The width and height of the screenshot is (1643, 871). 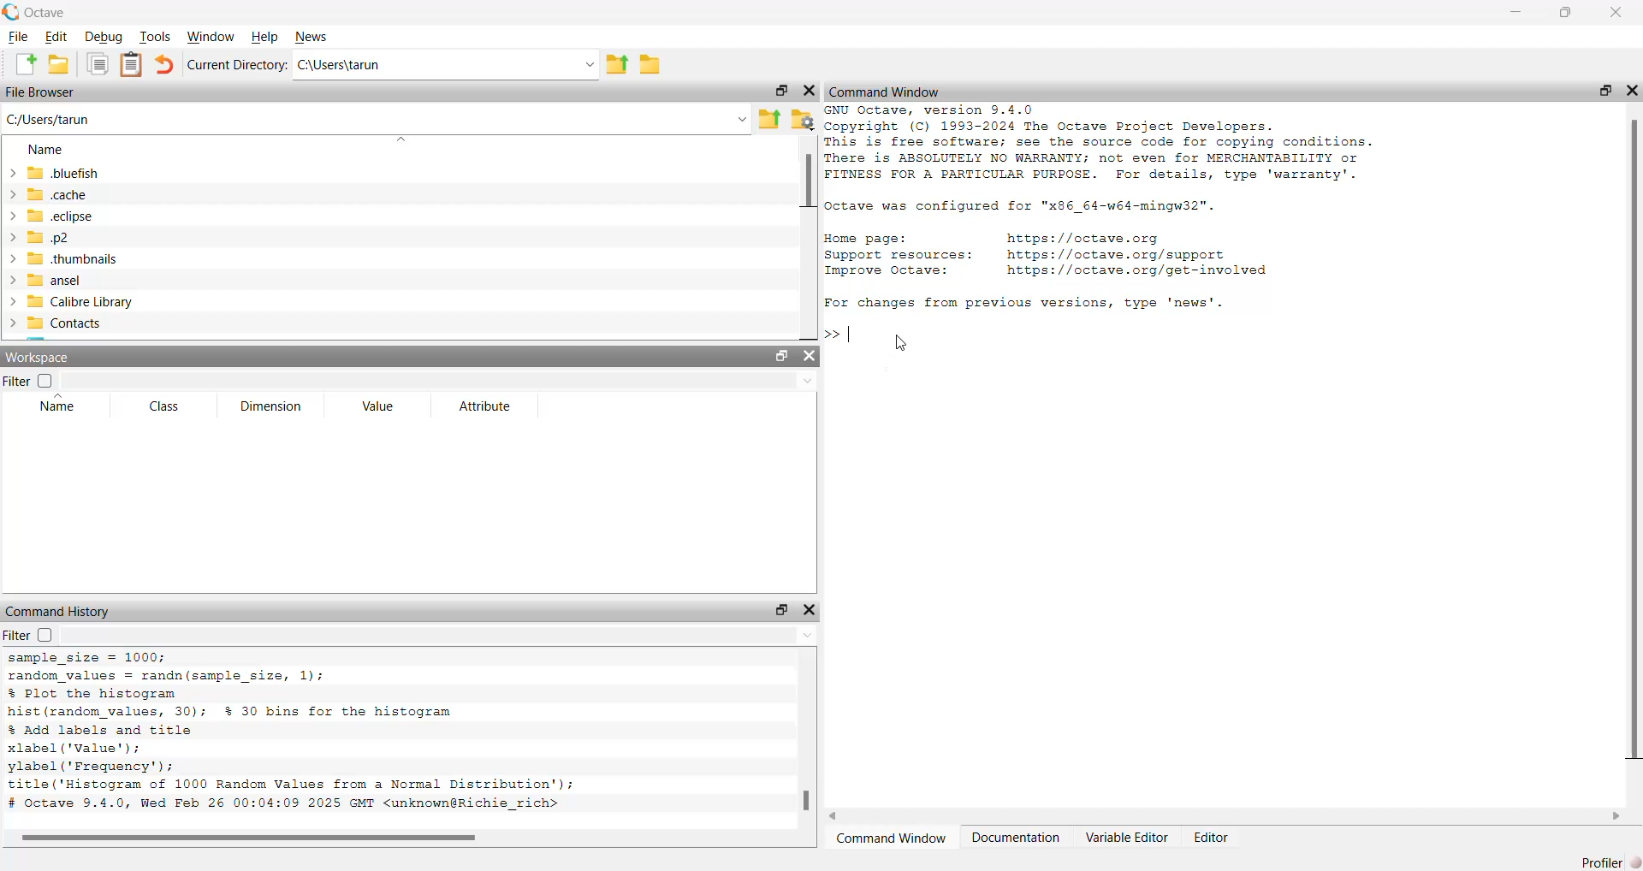 I want to click on Current Directory:, so click(x=239, y=64).